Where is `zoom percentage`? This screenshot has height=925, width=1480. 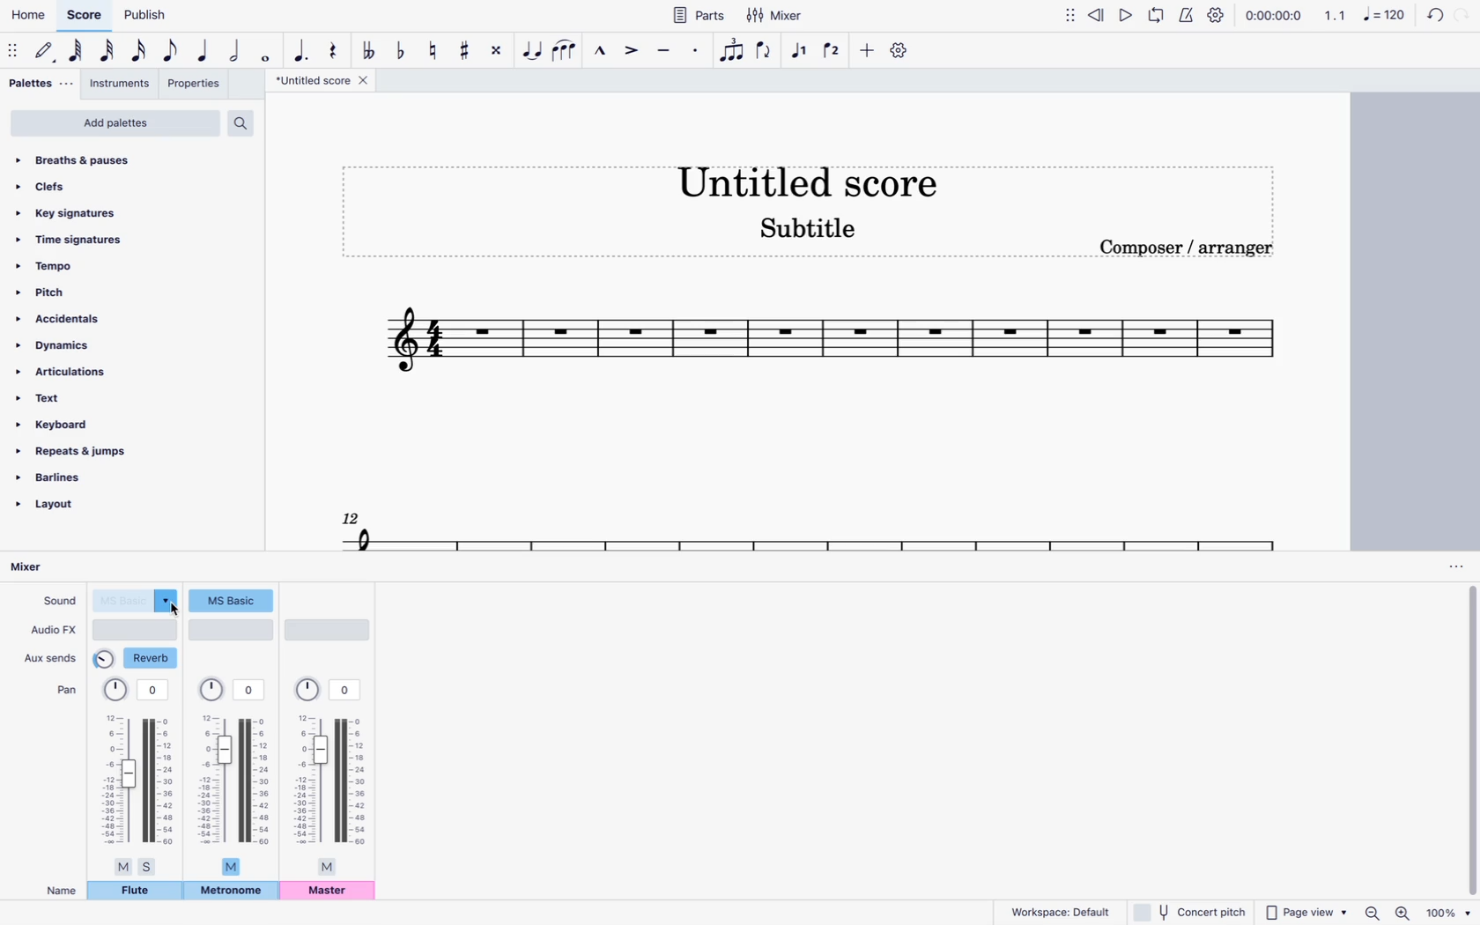 zoom percentage is located at coordinates (1451, 912).